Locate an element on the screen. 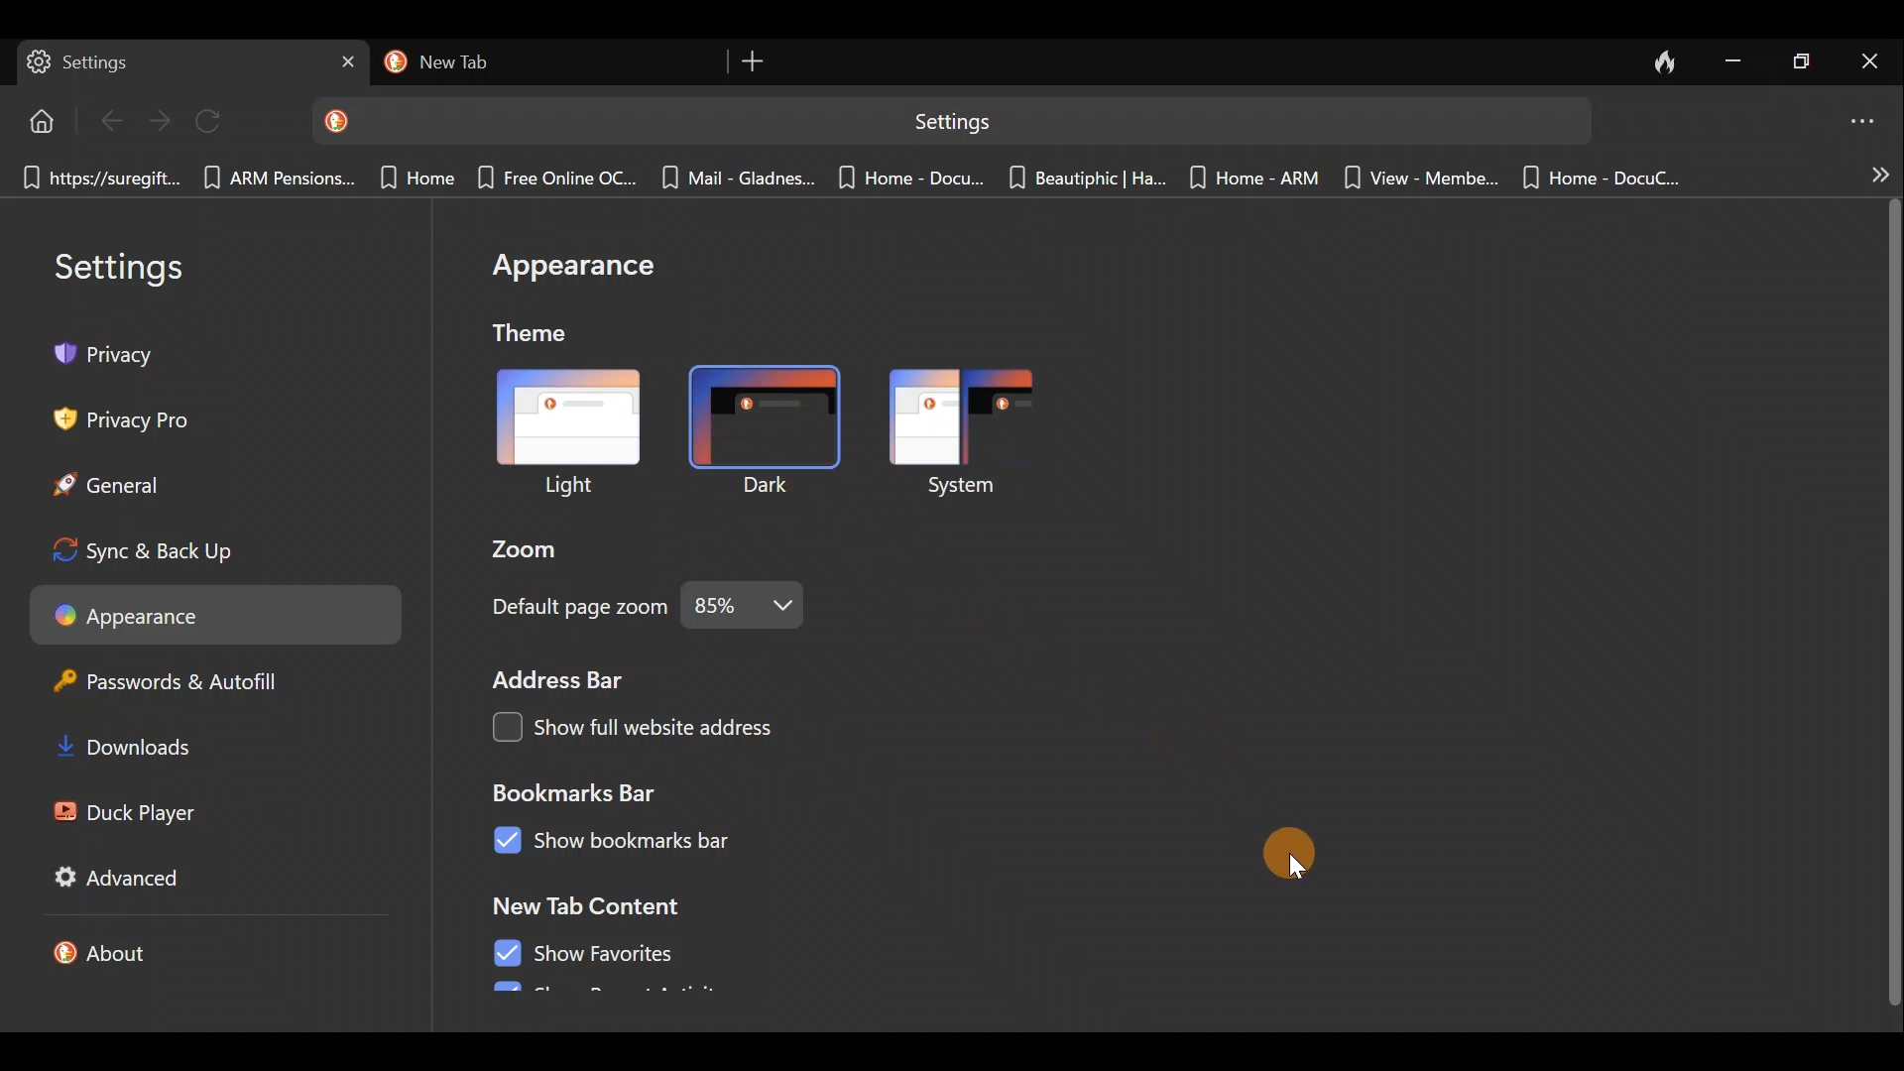 The width and height of the screenshot is (1904, 1071). Bookmarks bar is located at coordinates (590, 791).